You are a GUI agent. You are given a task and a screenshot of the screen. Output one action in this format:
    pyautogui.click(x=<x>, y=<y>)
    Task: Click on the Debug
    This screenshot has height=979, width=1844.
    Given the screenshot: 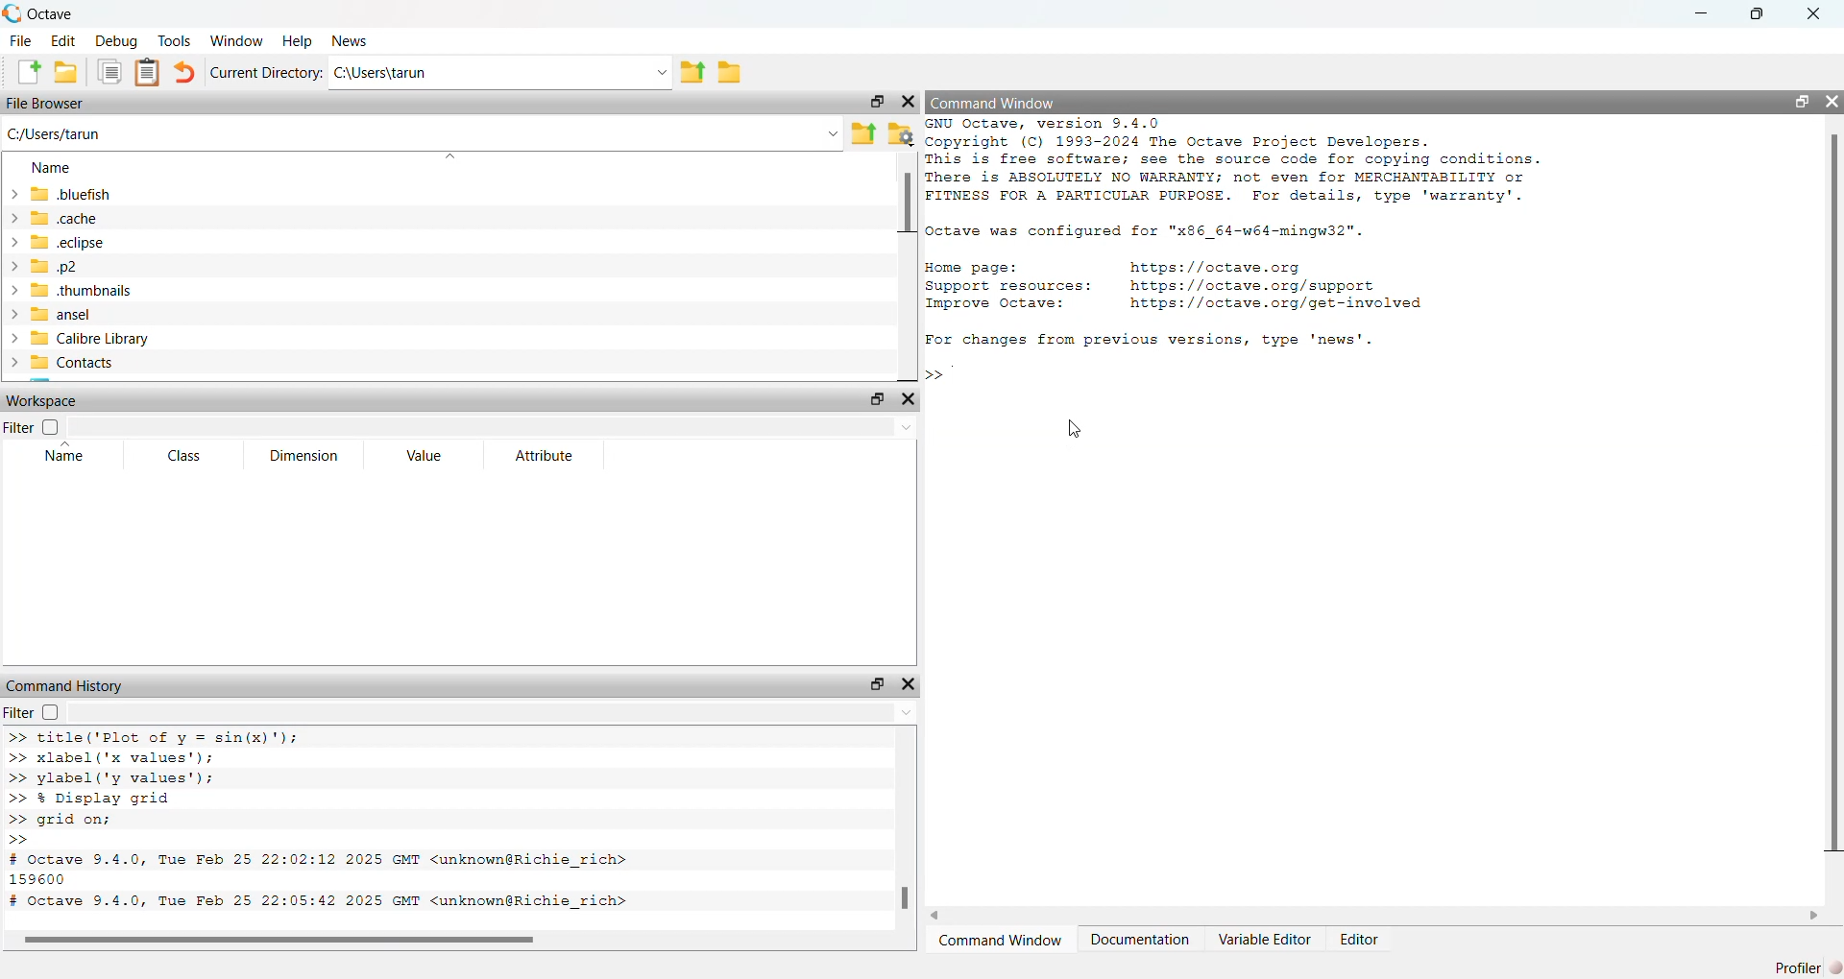 What is the action you would take?
    pyautogui.click(x=117, y=42)
    